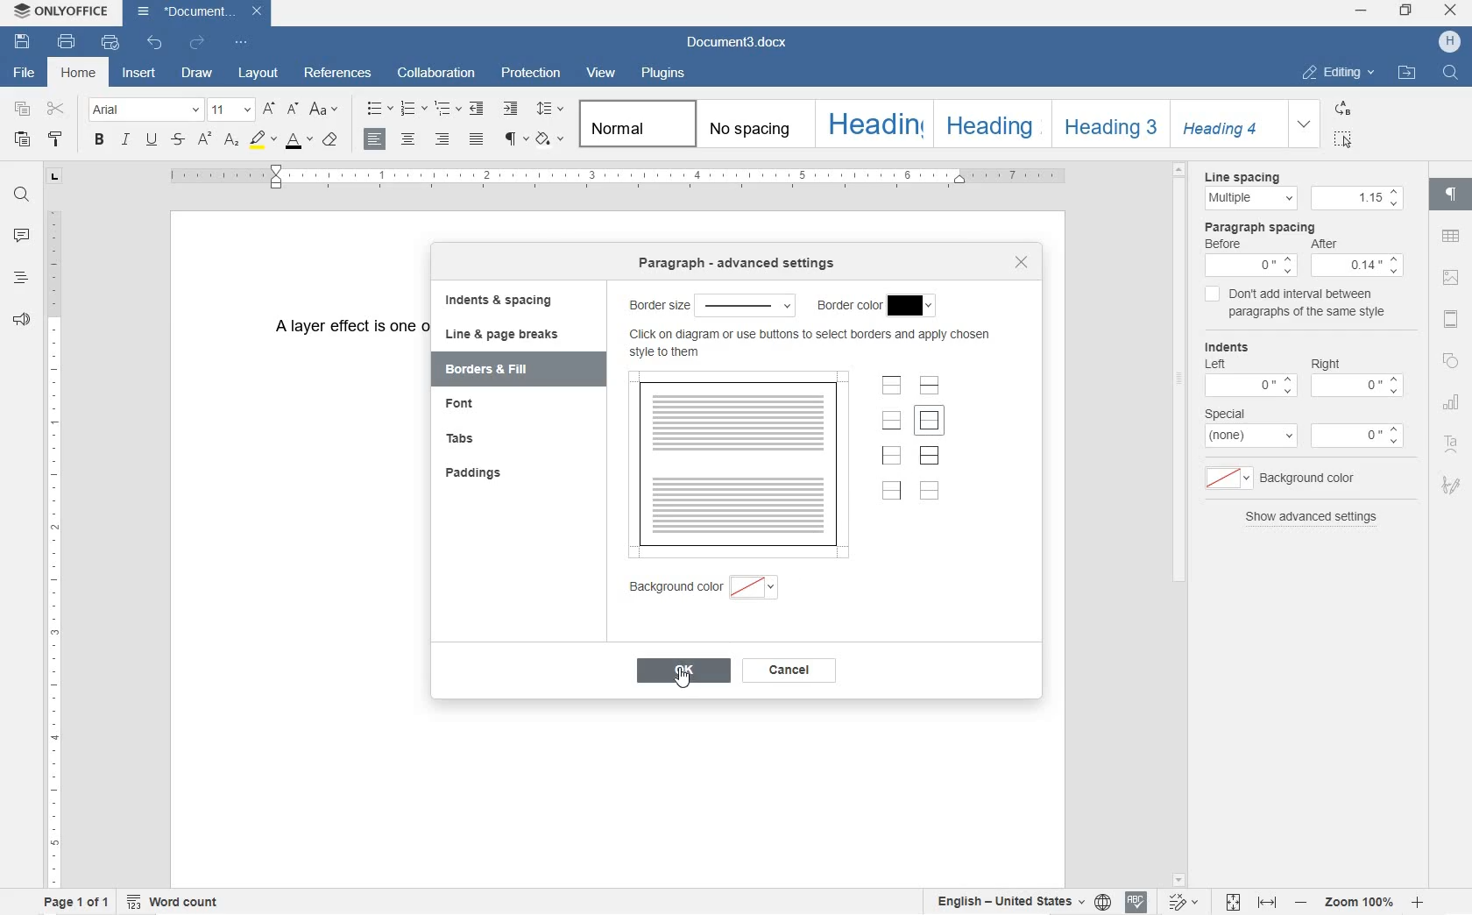 The image size is (1472, 915). What do you see at coordinates (486, 442) in the screenshot?
I see `tabs` at bounding box center [486, 442].